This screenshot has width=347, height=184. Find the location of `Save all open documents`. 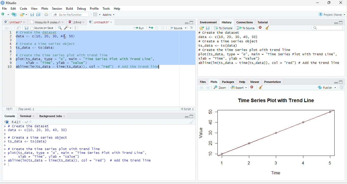

Save all open documents is located at coordinates (38, 14).